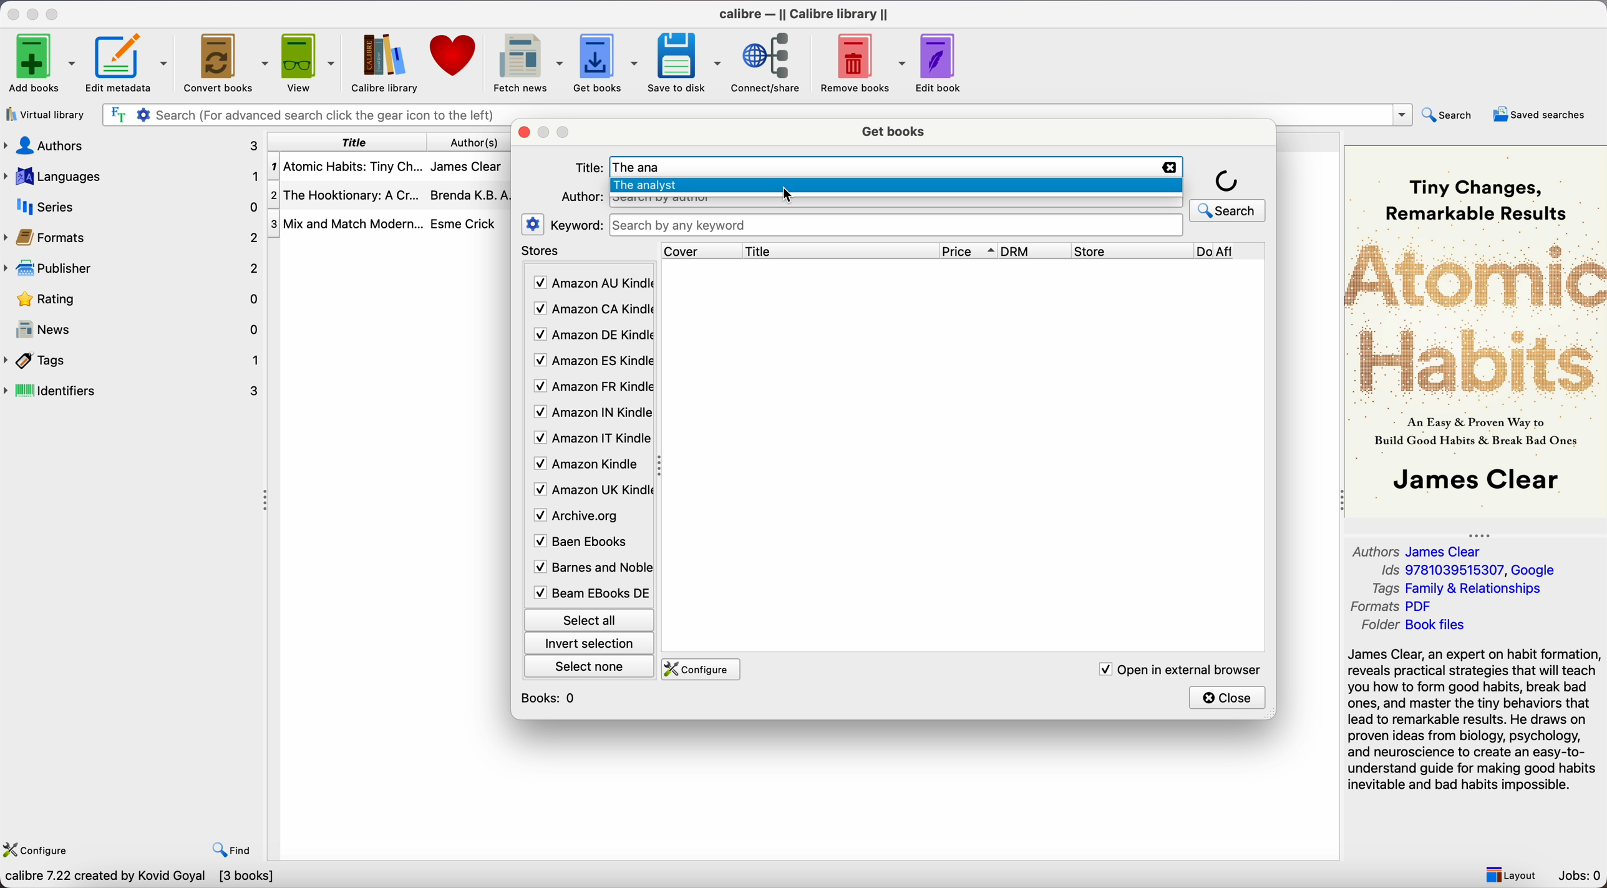 This screenshot has height=888, width=1607. I want to click on Beam Ebooks DE, so click(590, 593).